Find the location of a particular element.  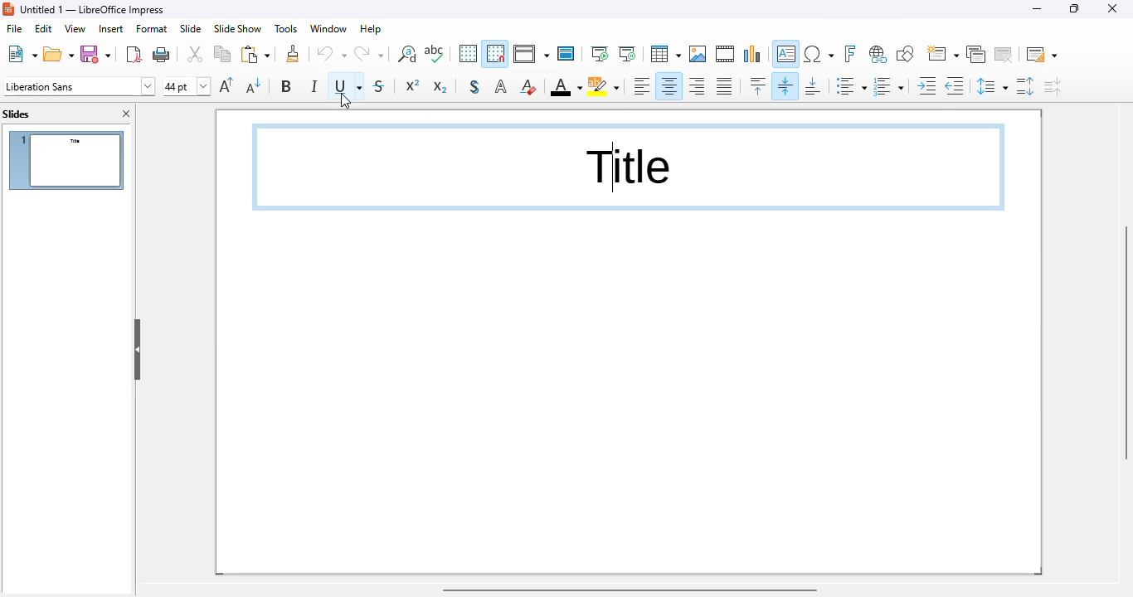

insert hyperlink is located at coordinates (879, 54).